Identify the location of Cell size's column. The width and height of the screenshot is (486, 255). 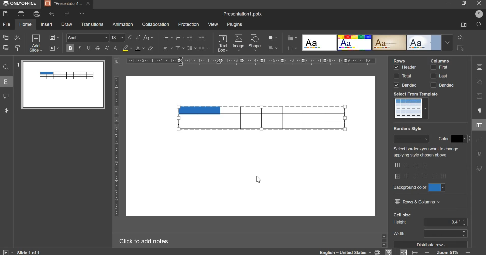
(402, 225).